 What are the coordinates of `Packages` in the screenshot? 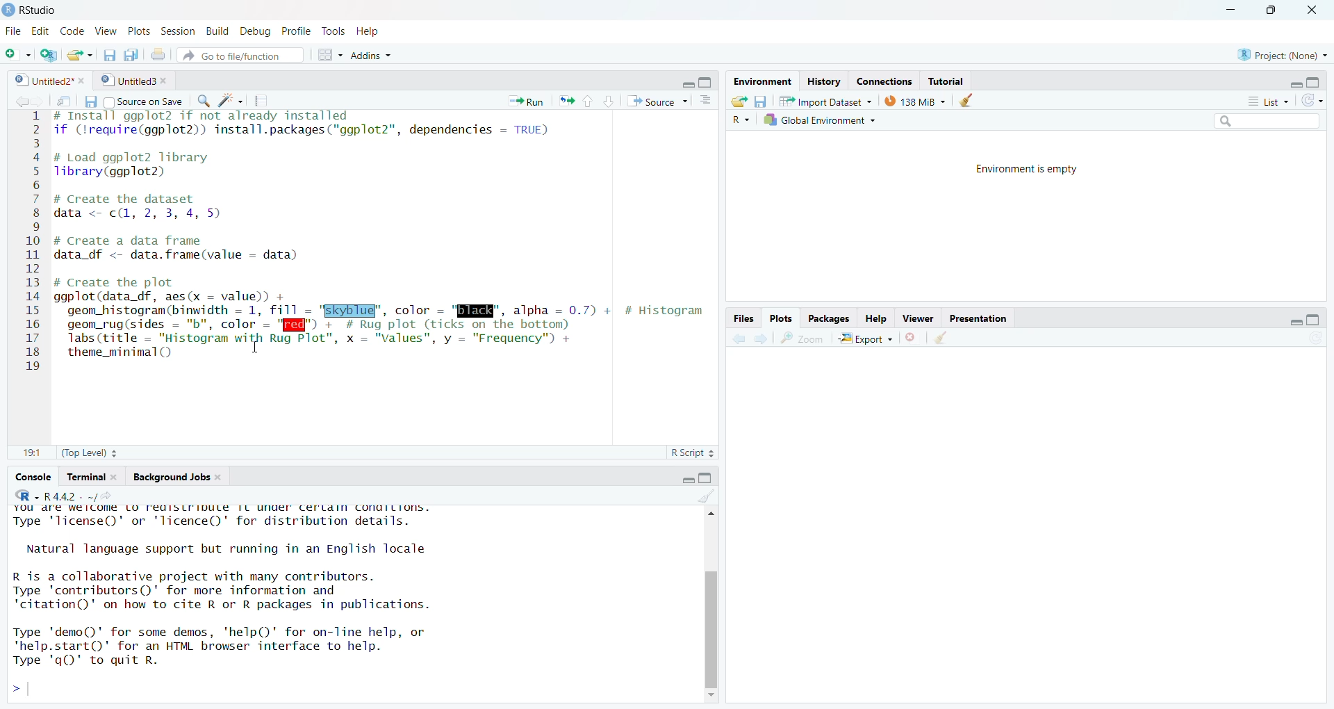 It's located at (824, 318).